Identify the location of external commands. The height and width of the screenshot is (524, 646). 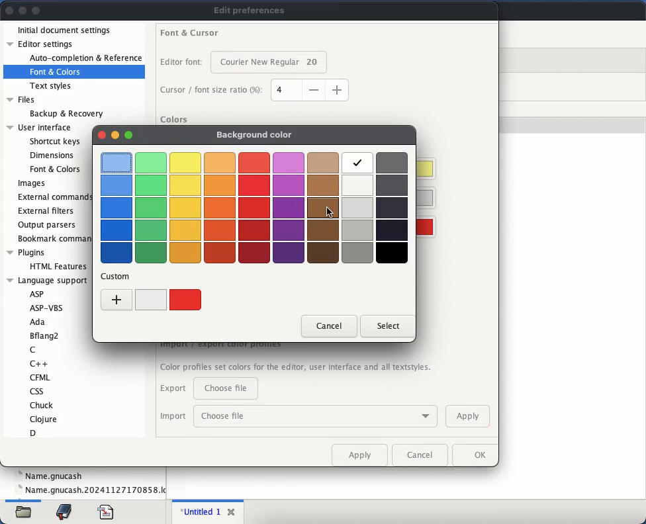
(53, 196).